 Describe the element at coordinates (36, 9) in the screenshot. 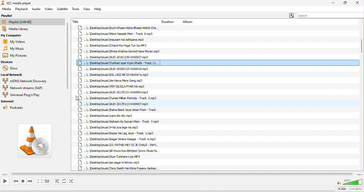

I see `audio` at that location.